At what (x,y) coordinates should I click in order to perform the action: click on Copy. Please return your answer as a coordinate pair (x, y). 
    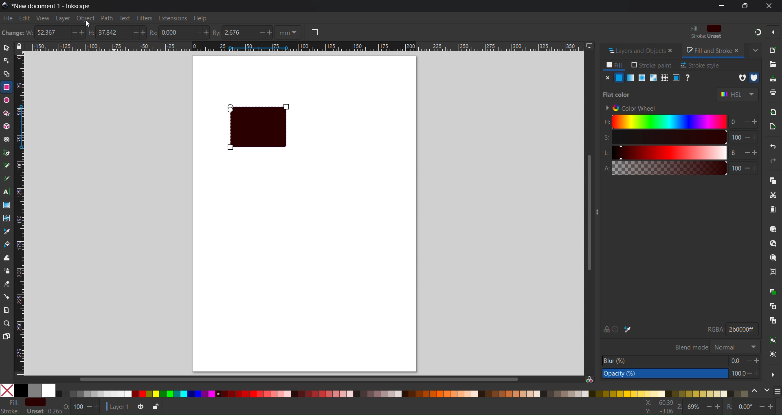
    Looking at the image, I should click on (772, 179).